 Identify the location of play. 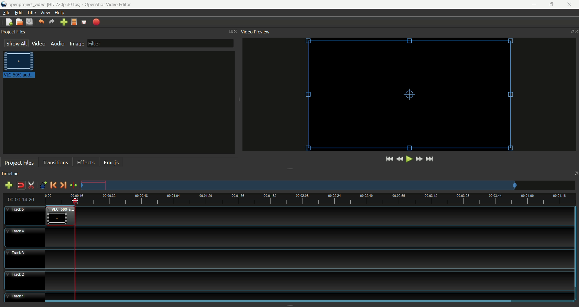
(408, 159).